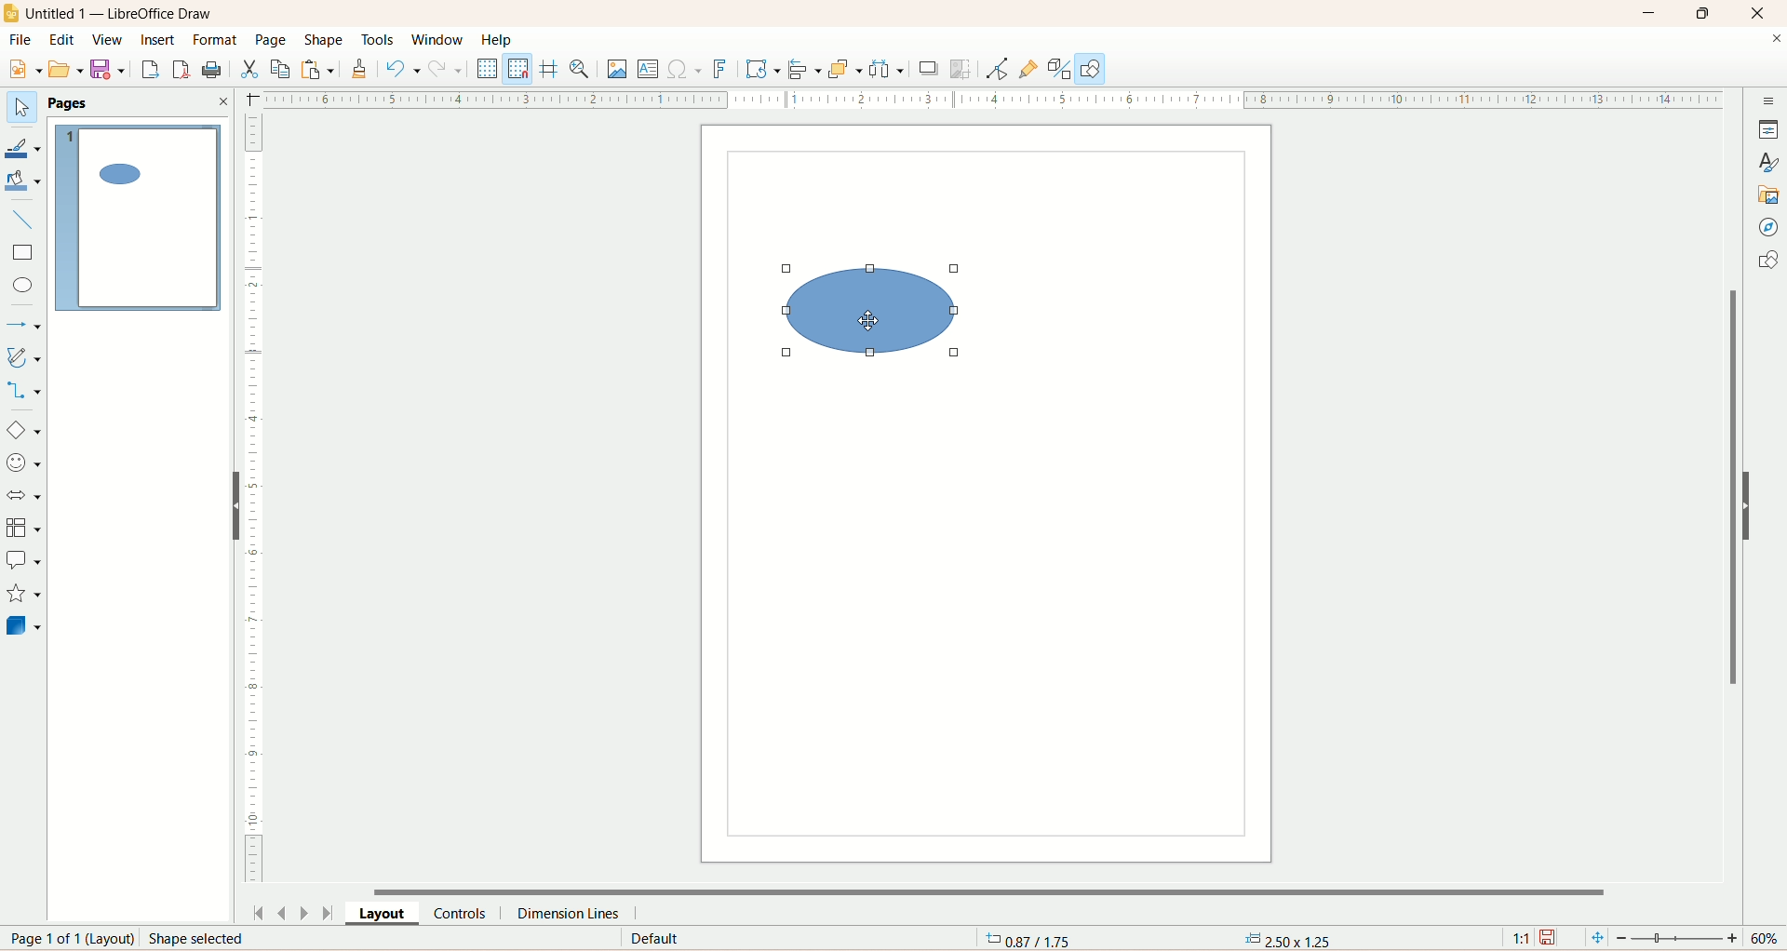 Image resolution: width=1787 pixels, height=951 pixels. I want to click on shape selected, so click(872, 308).